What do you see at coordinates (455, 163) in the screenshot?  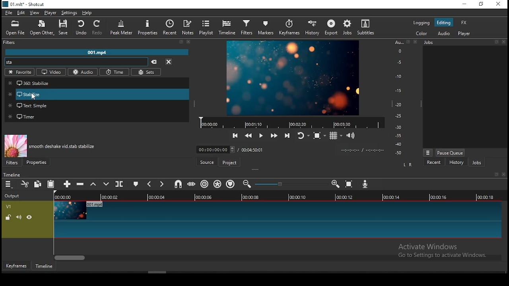 I see `history` at bounding box center [455, 163].